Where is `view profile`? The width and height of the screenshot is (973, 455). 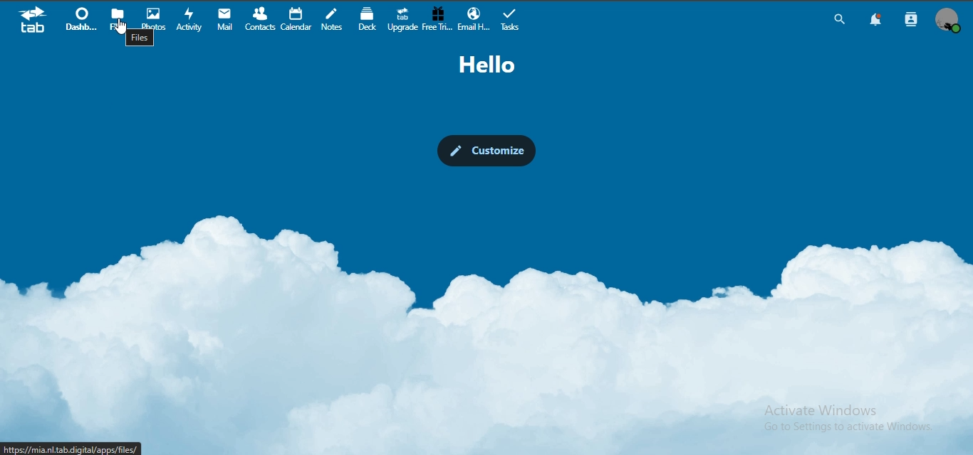
view profile is located at coordinates (947, 21).